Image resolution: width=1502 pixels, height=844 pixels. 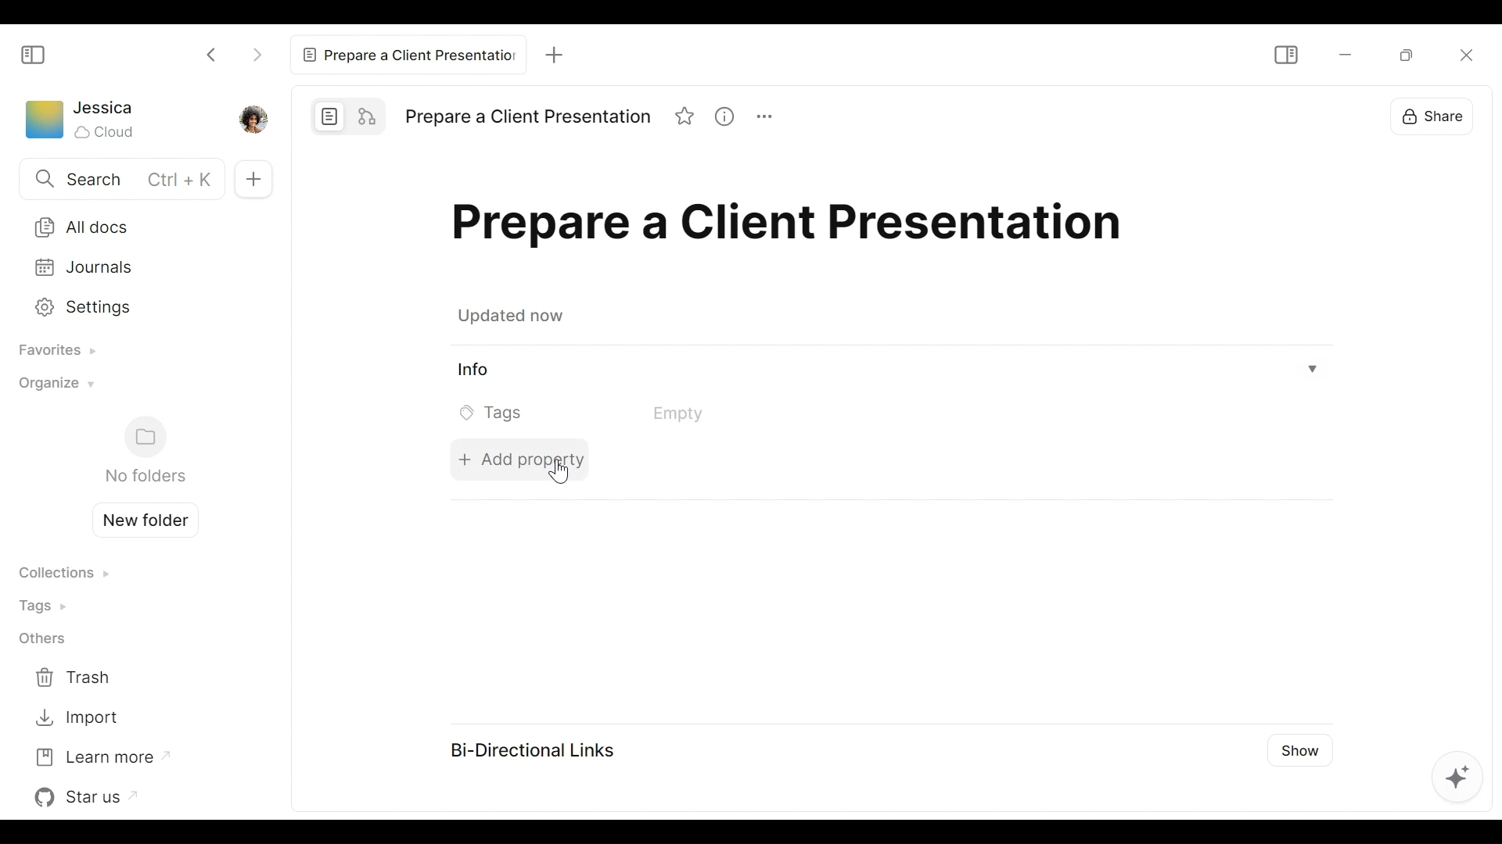 I want to click on Bi-Directional Links, so click(x=529, y=749).